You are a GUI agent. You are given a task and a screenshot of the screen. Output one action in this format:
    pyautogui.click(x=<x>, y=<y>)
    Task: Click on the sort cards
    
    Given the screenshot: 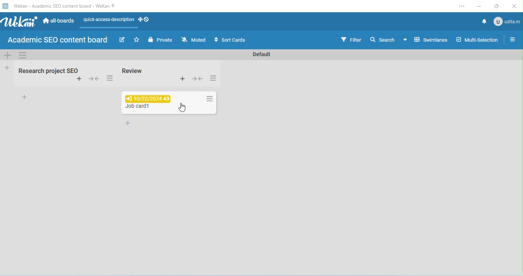 What is the action you would take?
    pyautogui.click(x=229, y=40)
    